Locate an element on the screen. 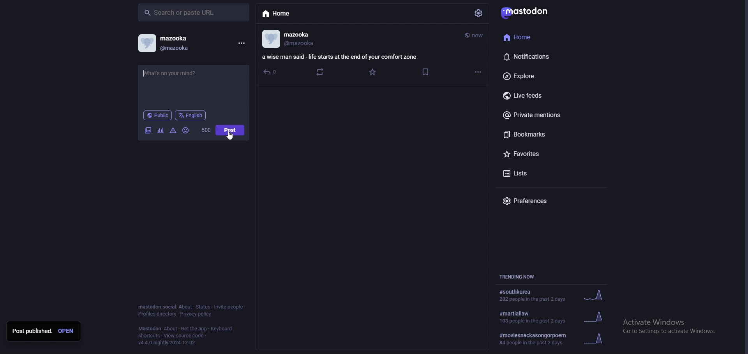  mazooka is located at coordinates (192, 39).